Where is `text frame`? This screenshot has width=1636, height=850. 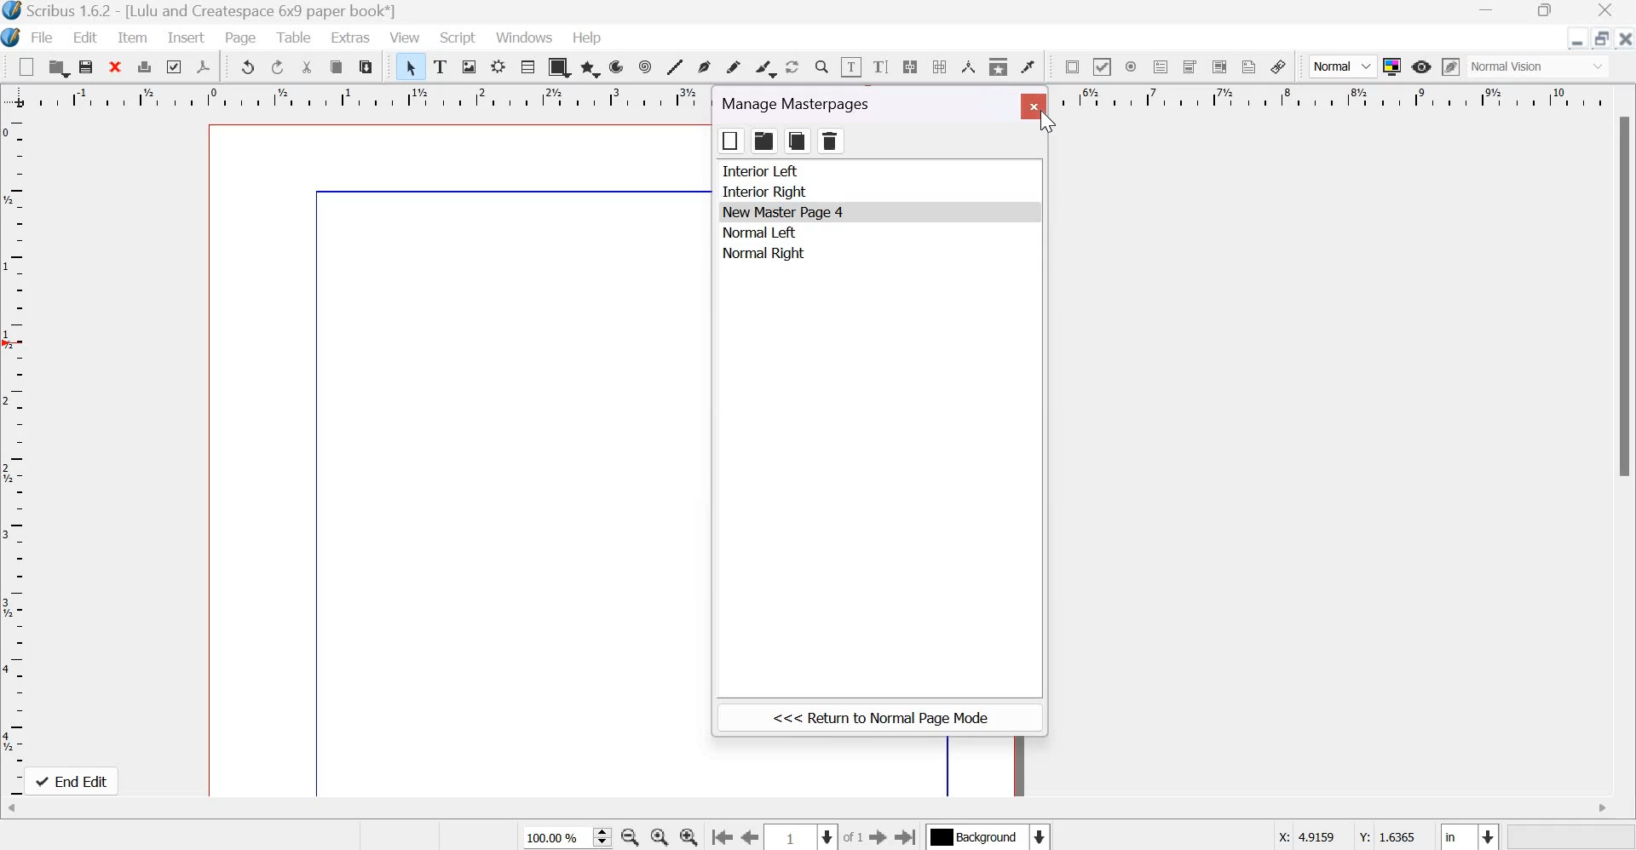 text frame is located at coordinates (441, 67).